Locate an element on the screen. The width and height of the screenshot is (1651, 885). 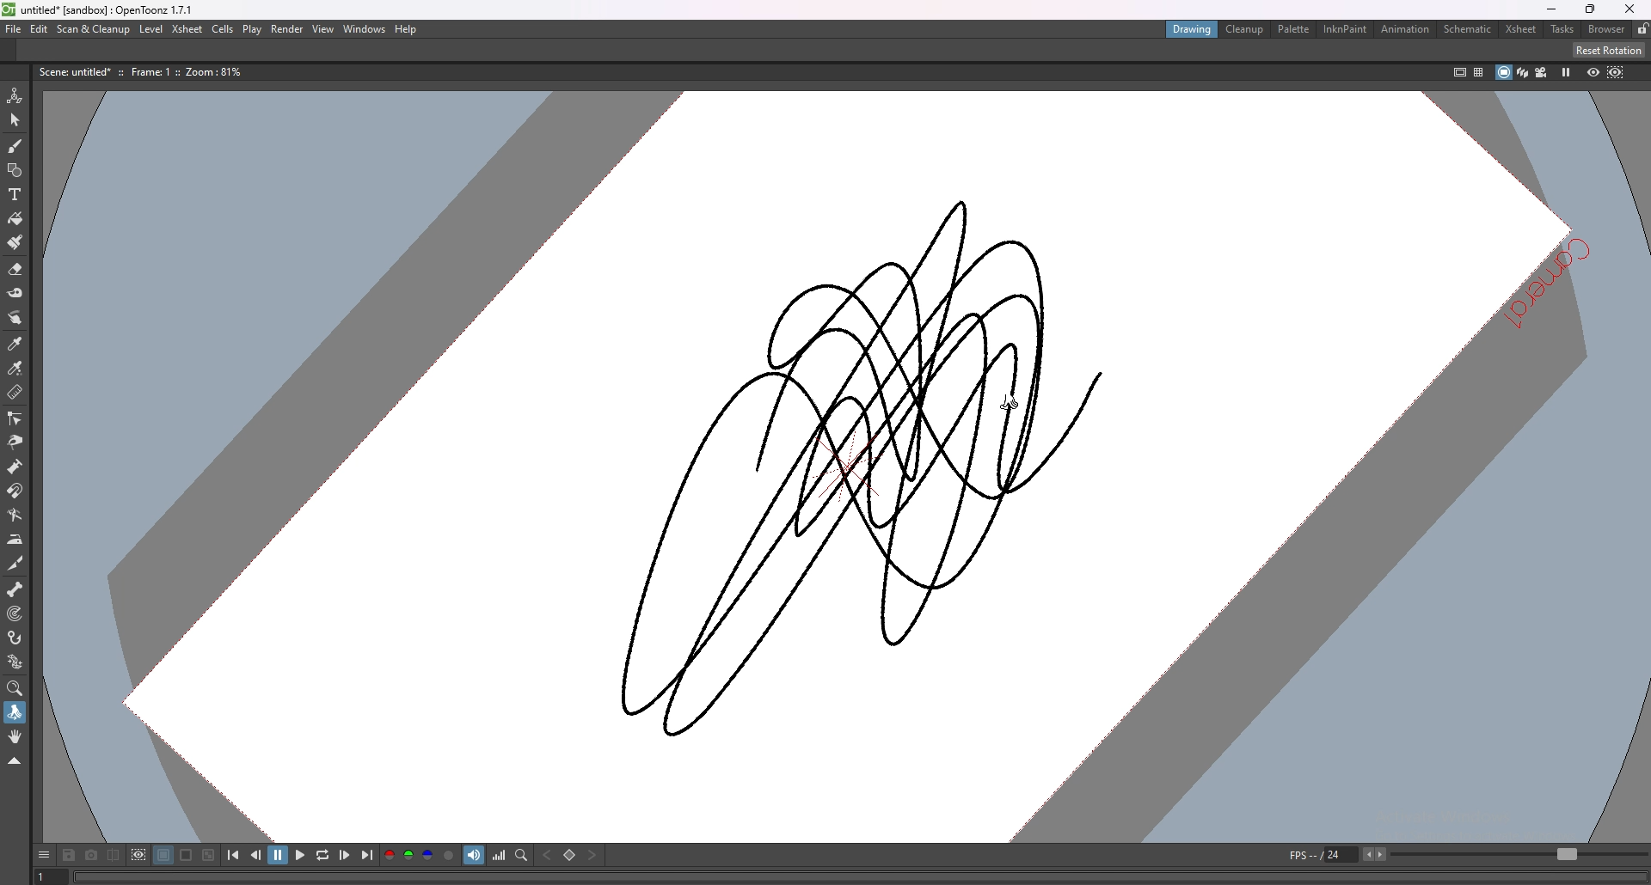
finger is located at coordinates (14, 318).